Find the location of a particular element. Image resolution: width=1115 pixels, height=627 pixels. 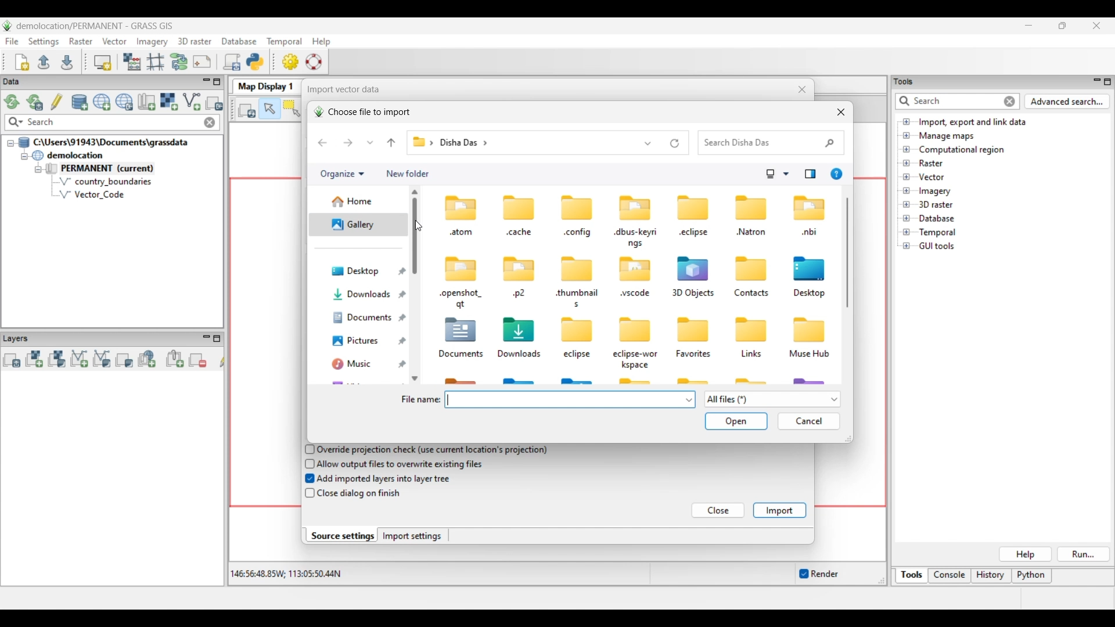

icon is located at coordinates (695, 268).